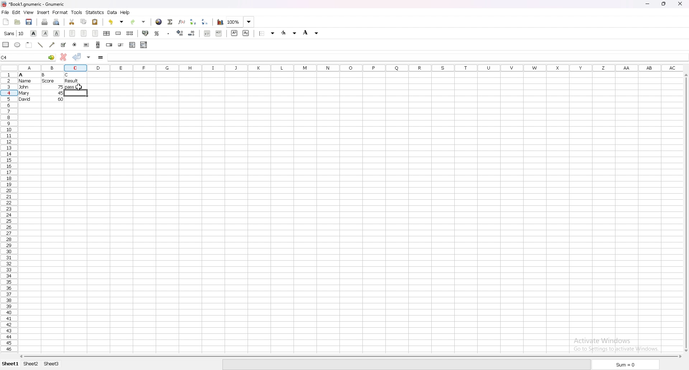  Describe the element at coordinates (110, 44) in the screenshot. I see `spin button` at that location.